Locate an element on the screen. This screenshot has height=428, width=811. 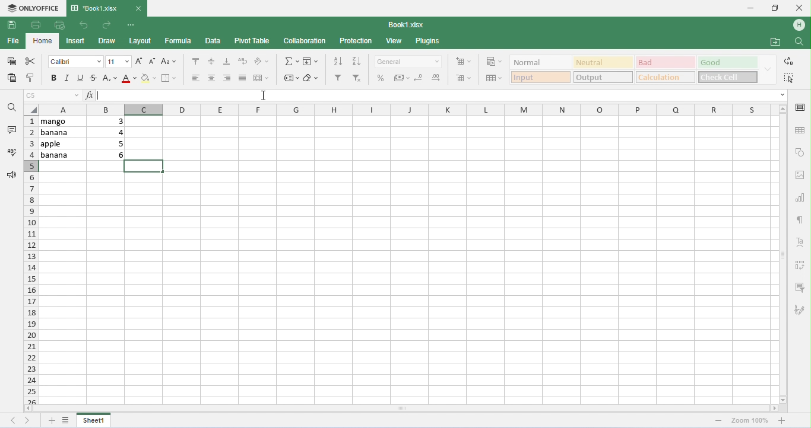
accounting style is located at coordinates (402, 79).